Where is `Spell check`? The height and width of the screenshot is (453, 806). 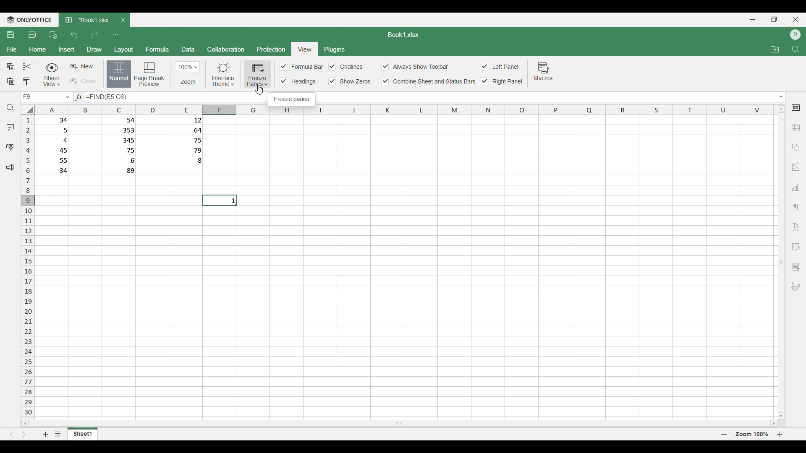 Spell check is located at coordinates (10, 147).